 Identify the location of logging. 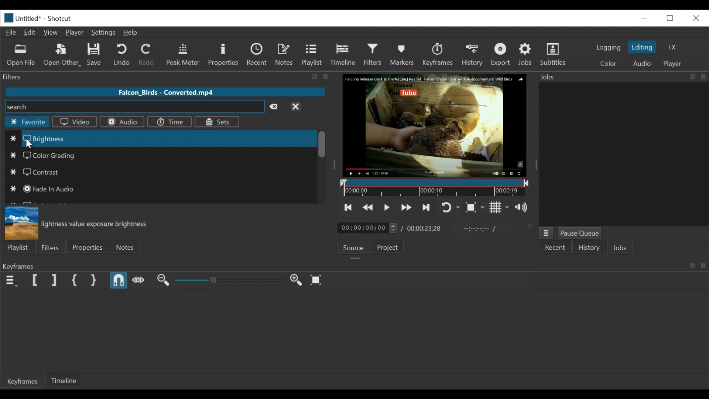
(608, 48).